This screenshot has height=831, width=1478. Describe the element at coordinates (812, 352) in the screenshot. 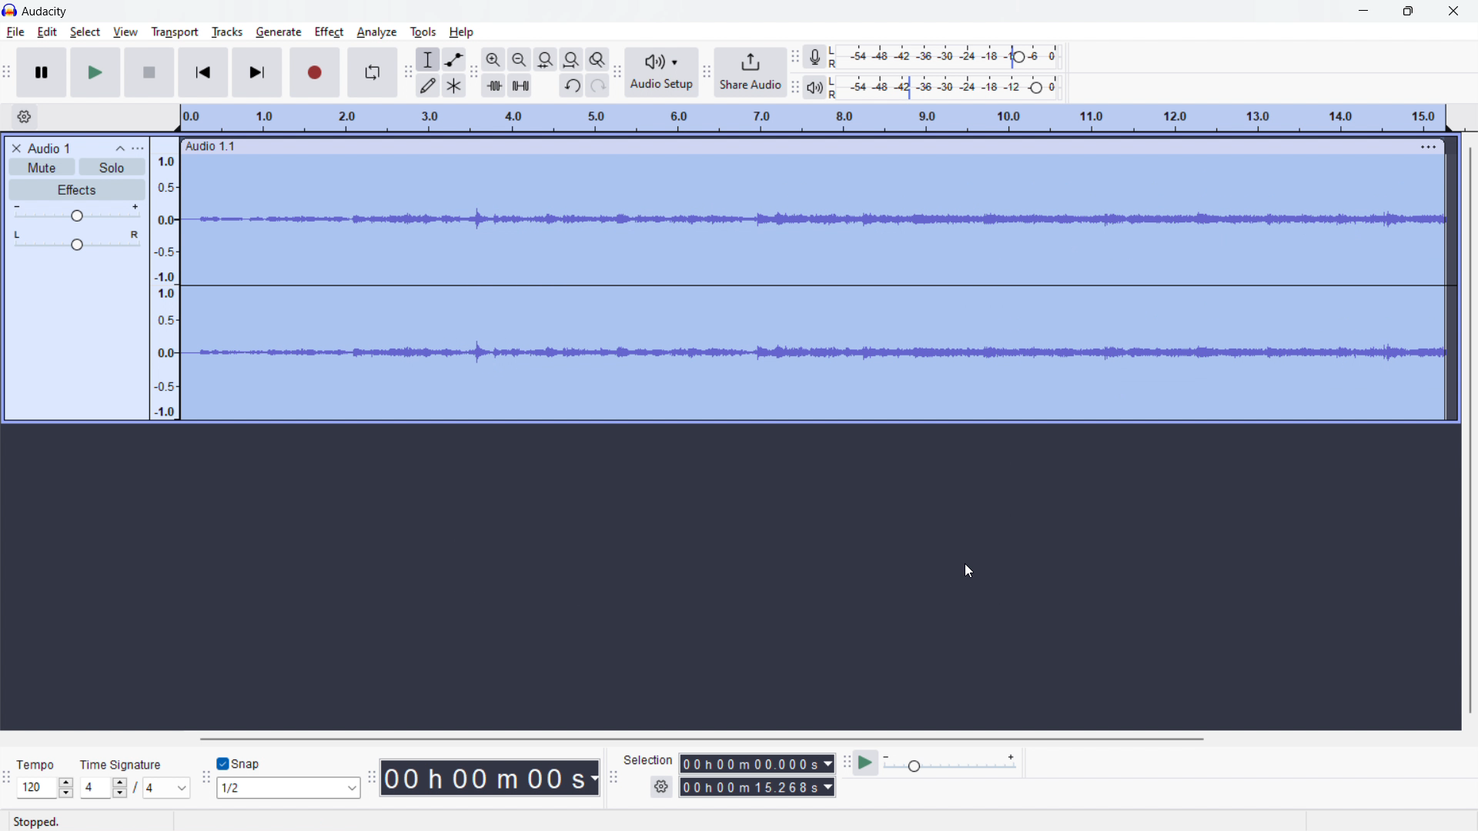

I see `waveform changed` at that location.